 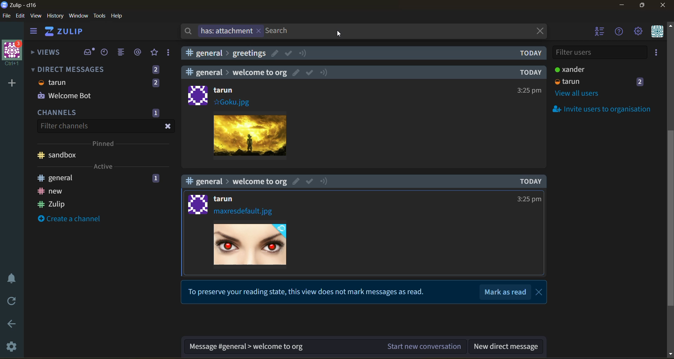 I want to click on invite users to organisation, so click(x=657, y=52).